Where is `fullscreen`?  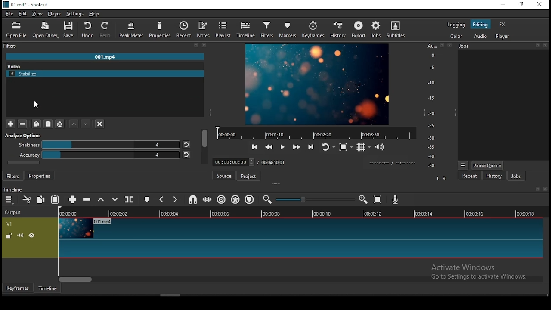
fullscreen is located at coordinates (442, 46).